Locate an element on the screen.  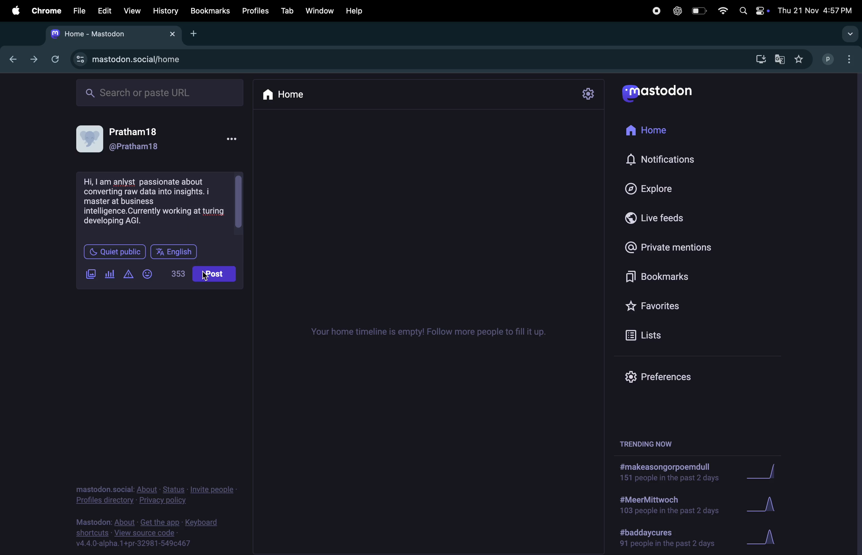
optuons is located at coordinates (850, 58).